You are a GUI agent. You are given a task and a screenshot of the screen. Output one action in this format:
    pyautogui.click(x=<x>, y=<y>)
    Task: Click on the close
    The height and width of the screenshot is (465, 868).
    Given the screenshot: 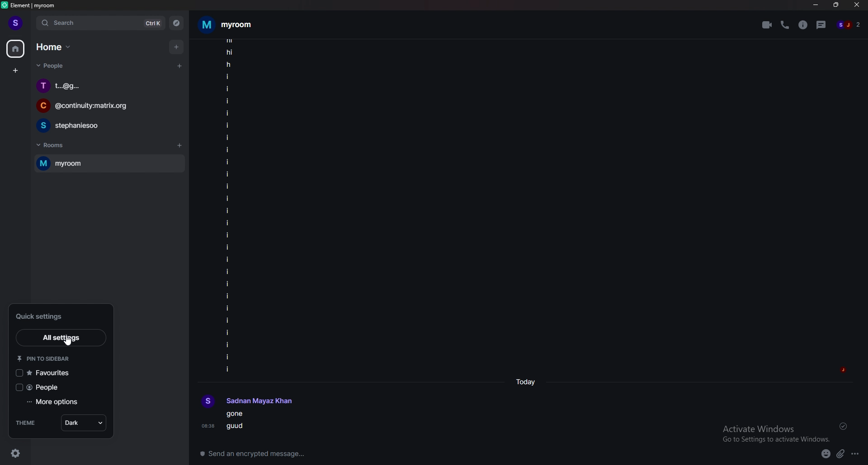 What is the action you would take?
    pyautogui.click(x=857, y=7)
    